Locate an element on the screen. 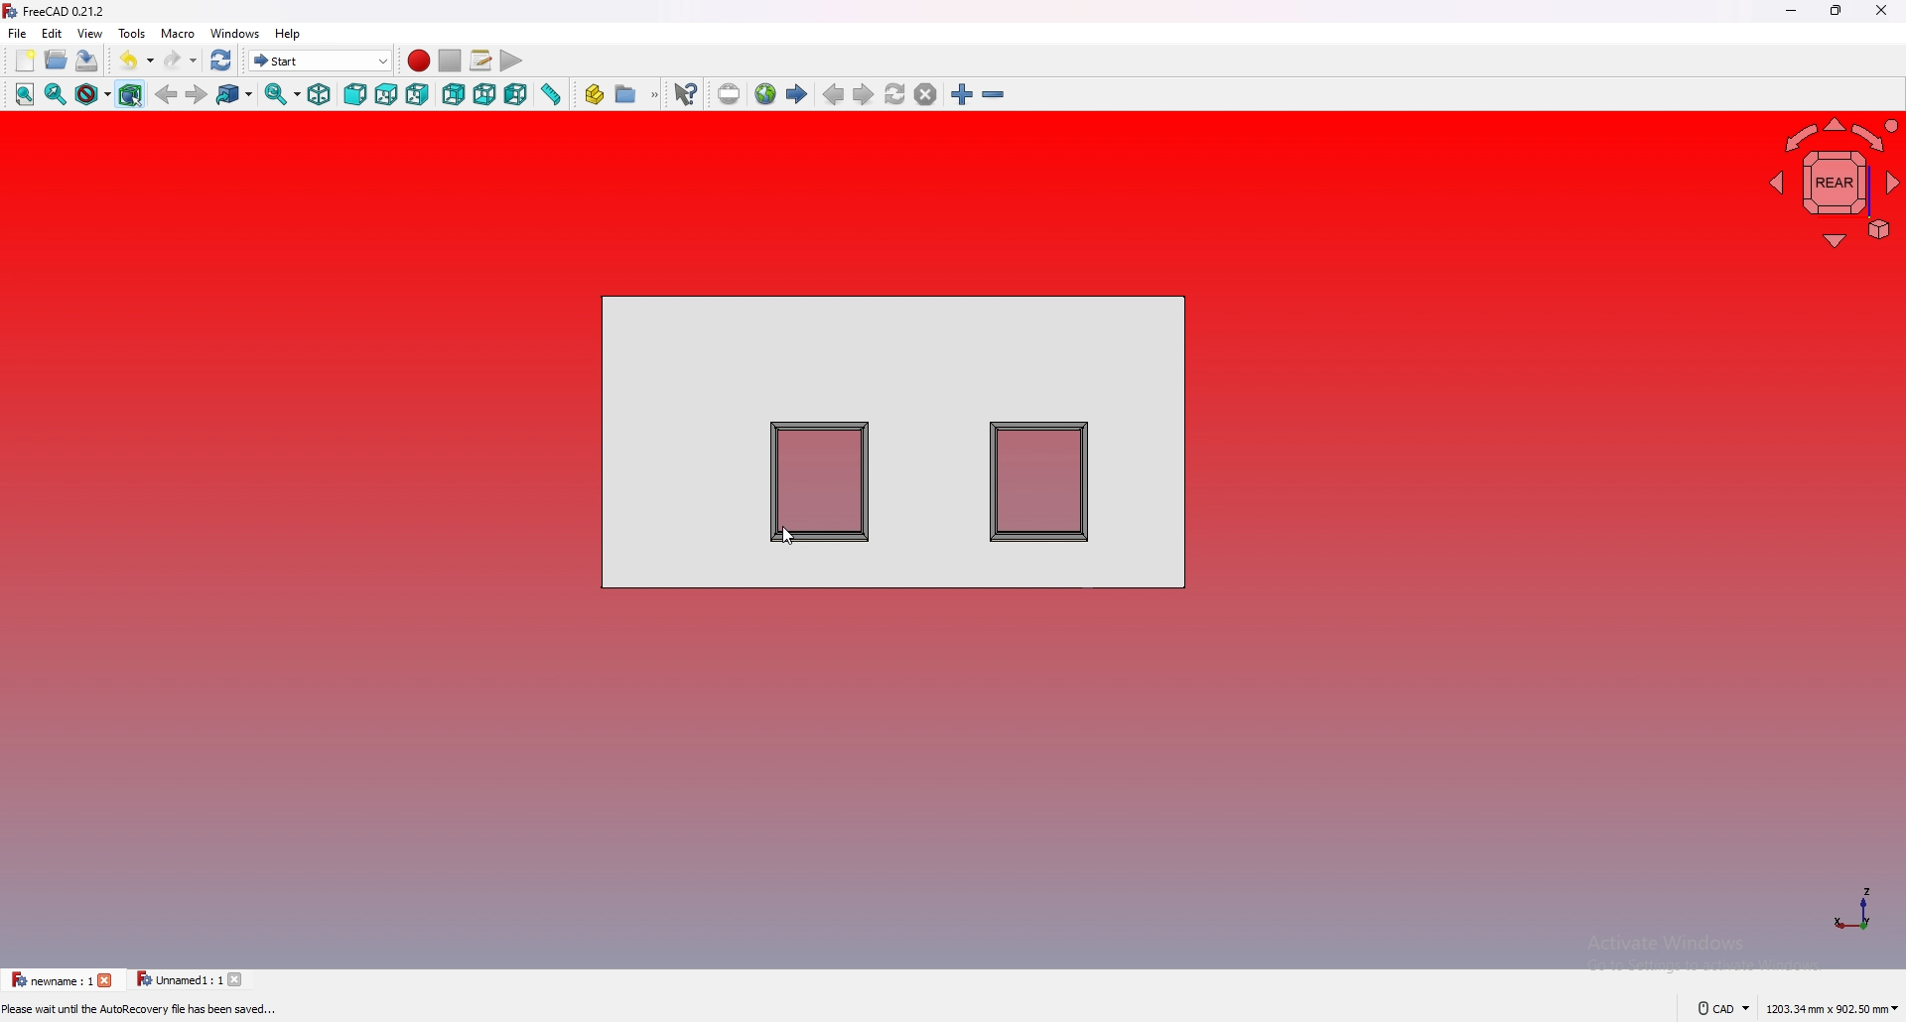 The width and height of the screenshot is (1906, 1022). help is located at coordinates (287, 34).